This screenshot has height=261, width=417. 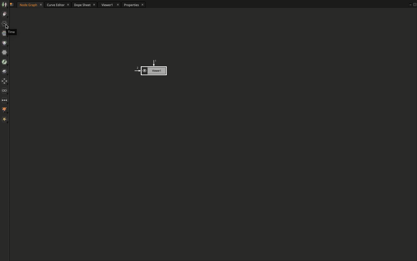 I want to click on Merger, so click(x=5, y=72).